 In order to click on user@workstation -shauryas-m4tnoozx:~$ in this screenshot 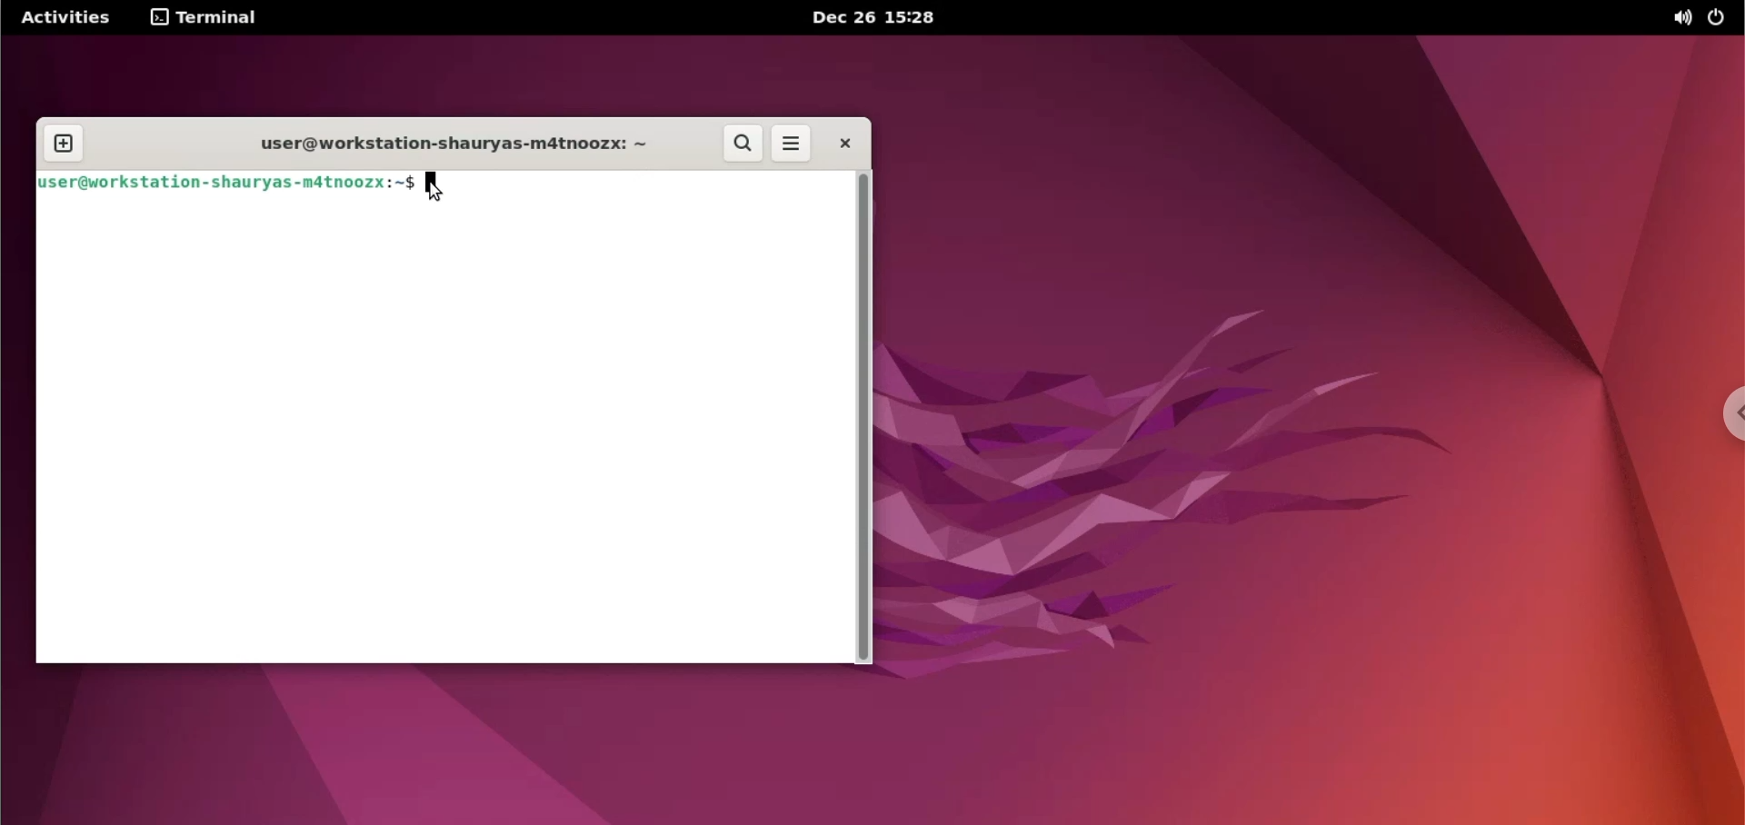, I will do `click(224, 181)`.